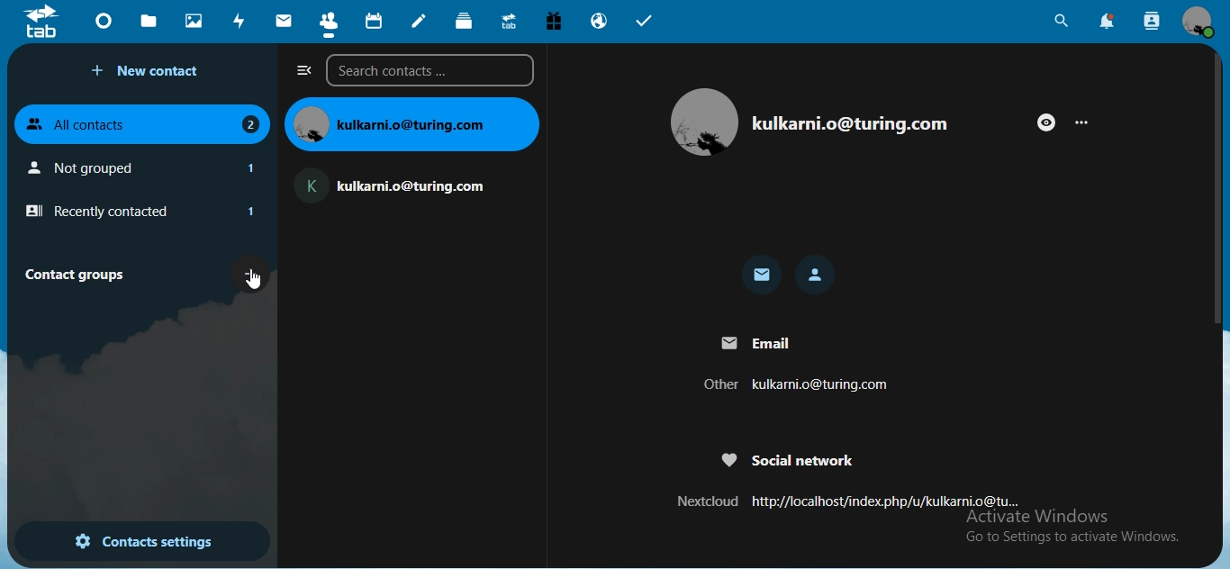 This screenshot has width=1230, height=569. I want to click on scrollbar, so click(1219, 188).